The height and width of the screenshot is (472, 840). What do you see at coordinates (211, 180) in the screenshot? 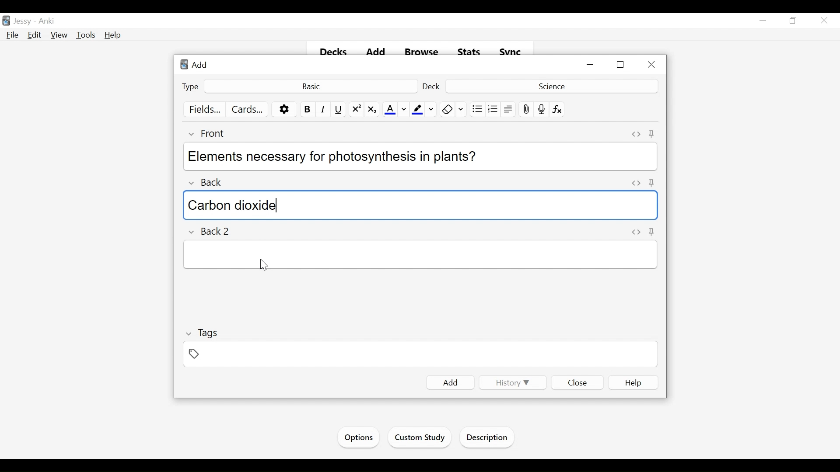
I see `Back` at bounding box center [211, 180].